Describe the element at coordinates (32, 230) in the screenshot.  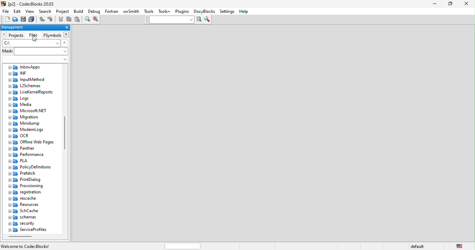
I see `service profiles` at that location.